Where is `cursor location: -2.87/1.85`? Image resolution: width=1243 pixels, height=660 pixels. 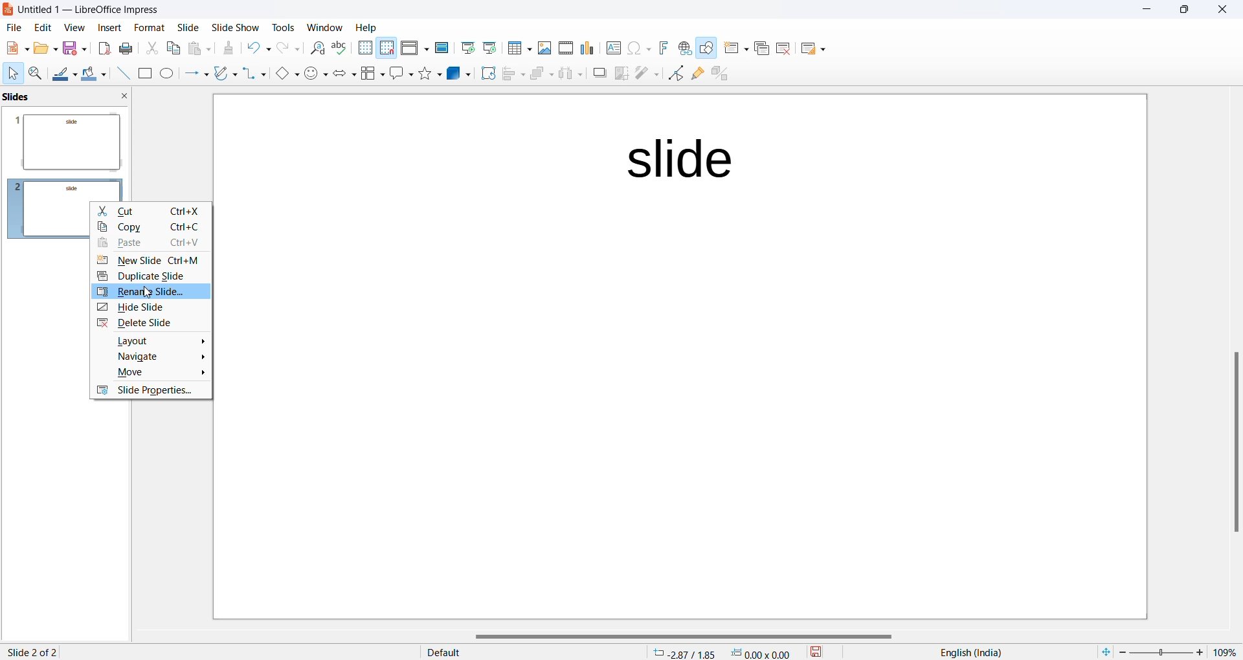 cursor location: -2.87/1.85 is located at coordinates (684, 653).